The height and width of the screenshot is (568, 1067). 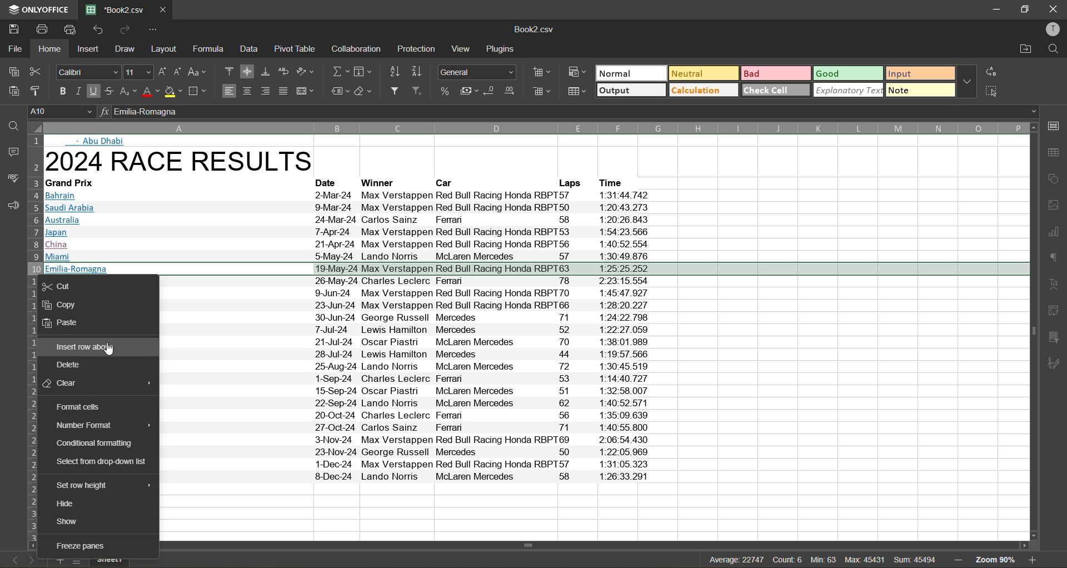 I want to click on number format, so click(x=475, y=72).